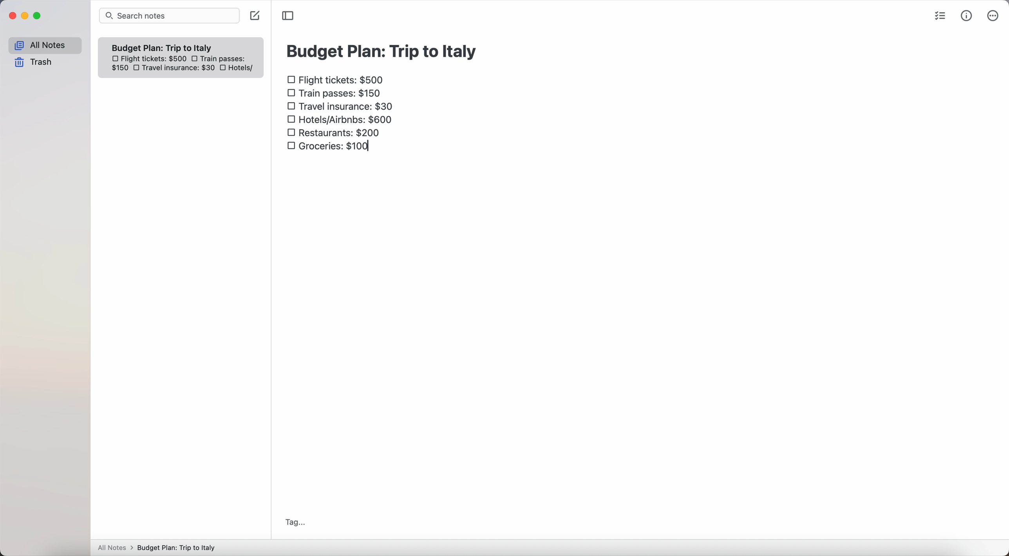 This screenshot has width=1009, height=556. What do you see at coordinates (160, 547) in the screenshot?
I see `All notes > Budget Plan: Trip to Italy` at bounding box center [160, 547].